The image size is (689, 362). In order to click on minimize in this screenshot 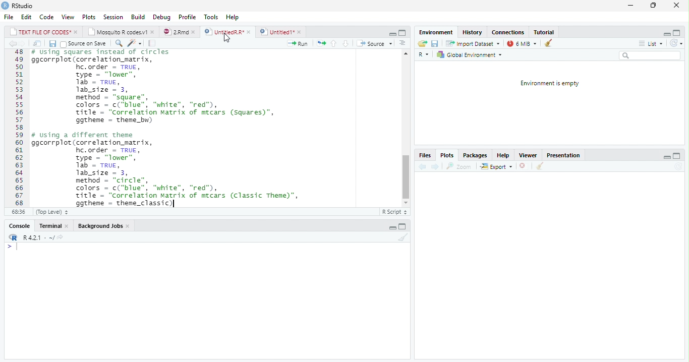, I will do `click(630, 7)`.